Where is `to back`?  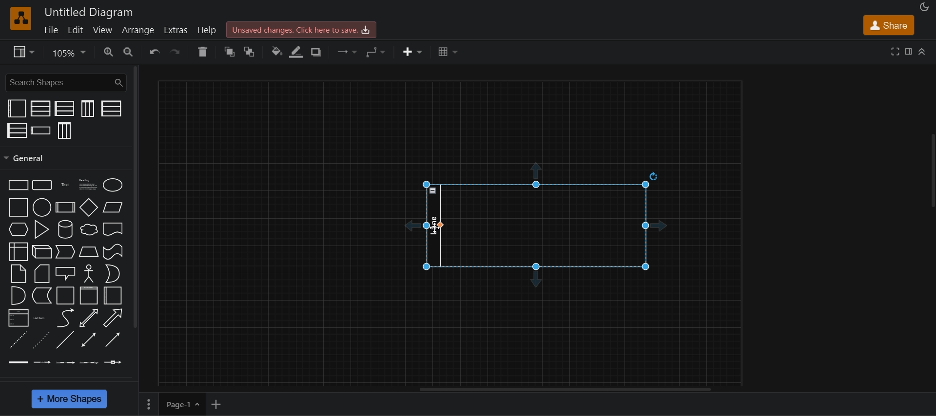
to back is located at coordinates (251, 52).